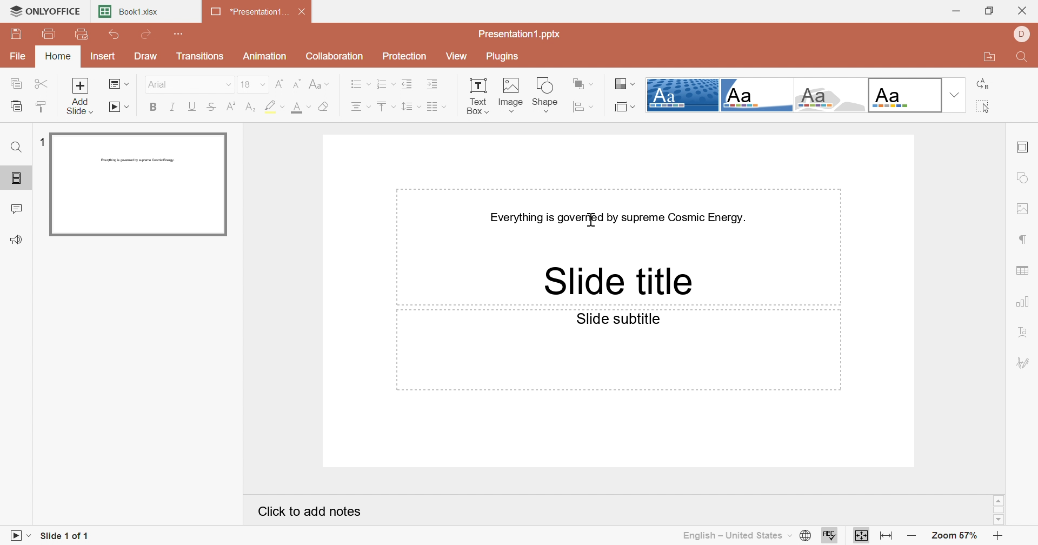  What do you see at coordinates (583, 106) in the screenshot?
I see `Align shape` at bounding box center [583, 106].